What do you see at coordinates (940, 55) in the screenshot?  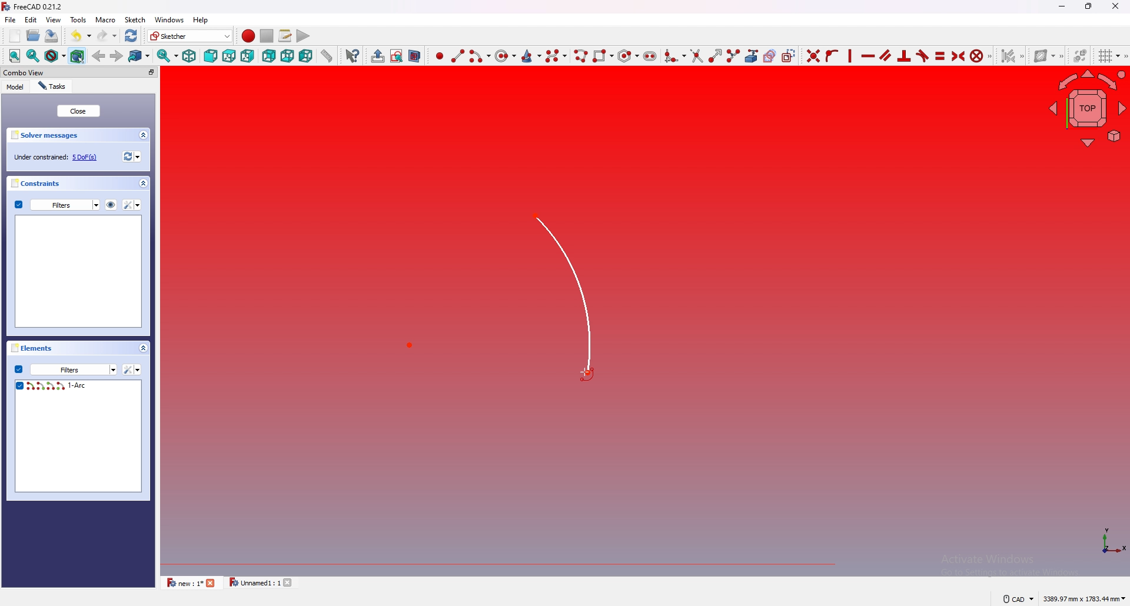 I see `constrain equal` at bounding box center [940, 55].